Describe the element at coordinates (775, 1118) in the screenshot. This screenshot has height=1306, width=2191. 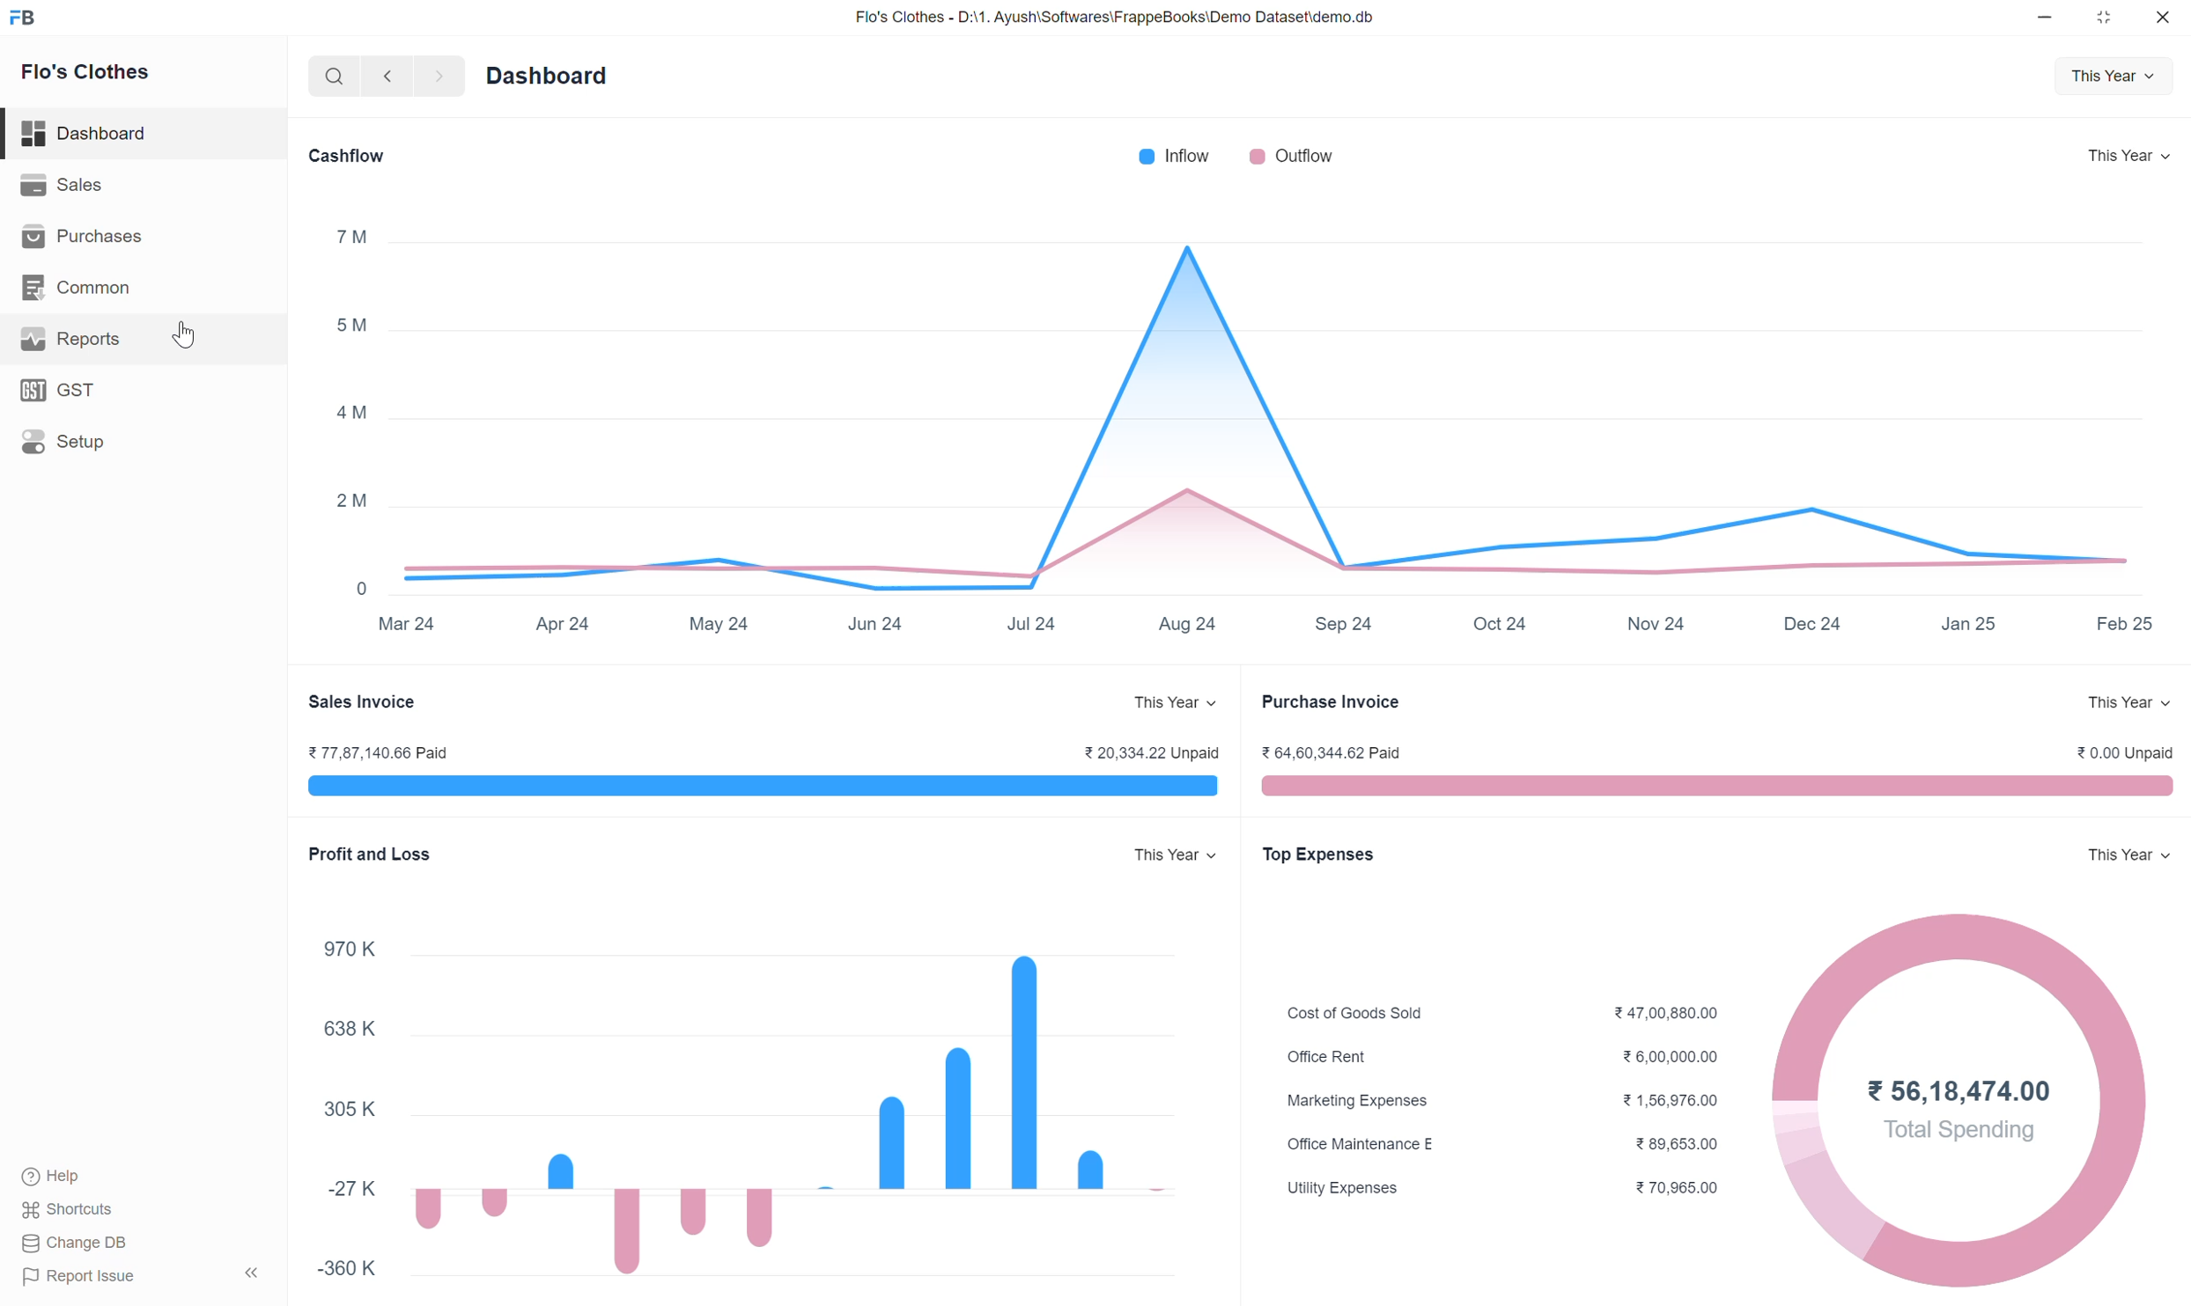
I see `graph` at that location.